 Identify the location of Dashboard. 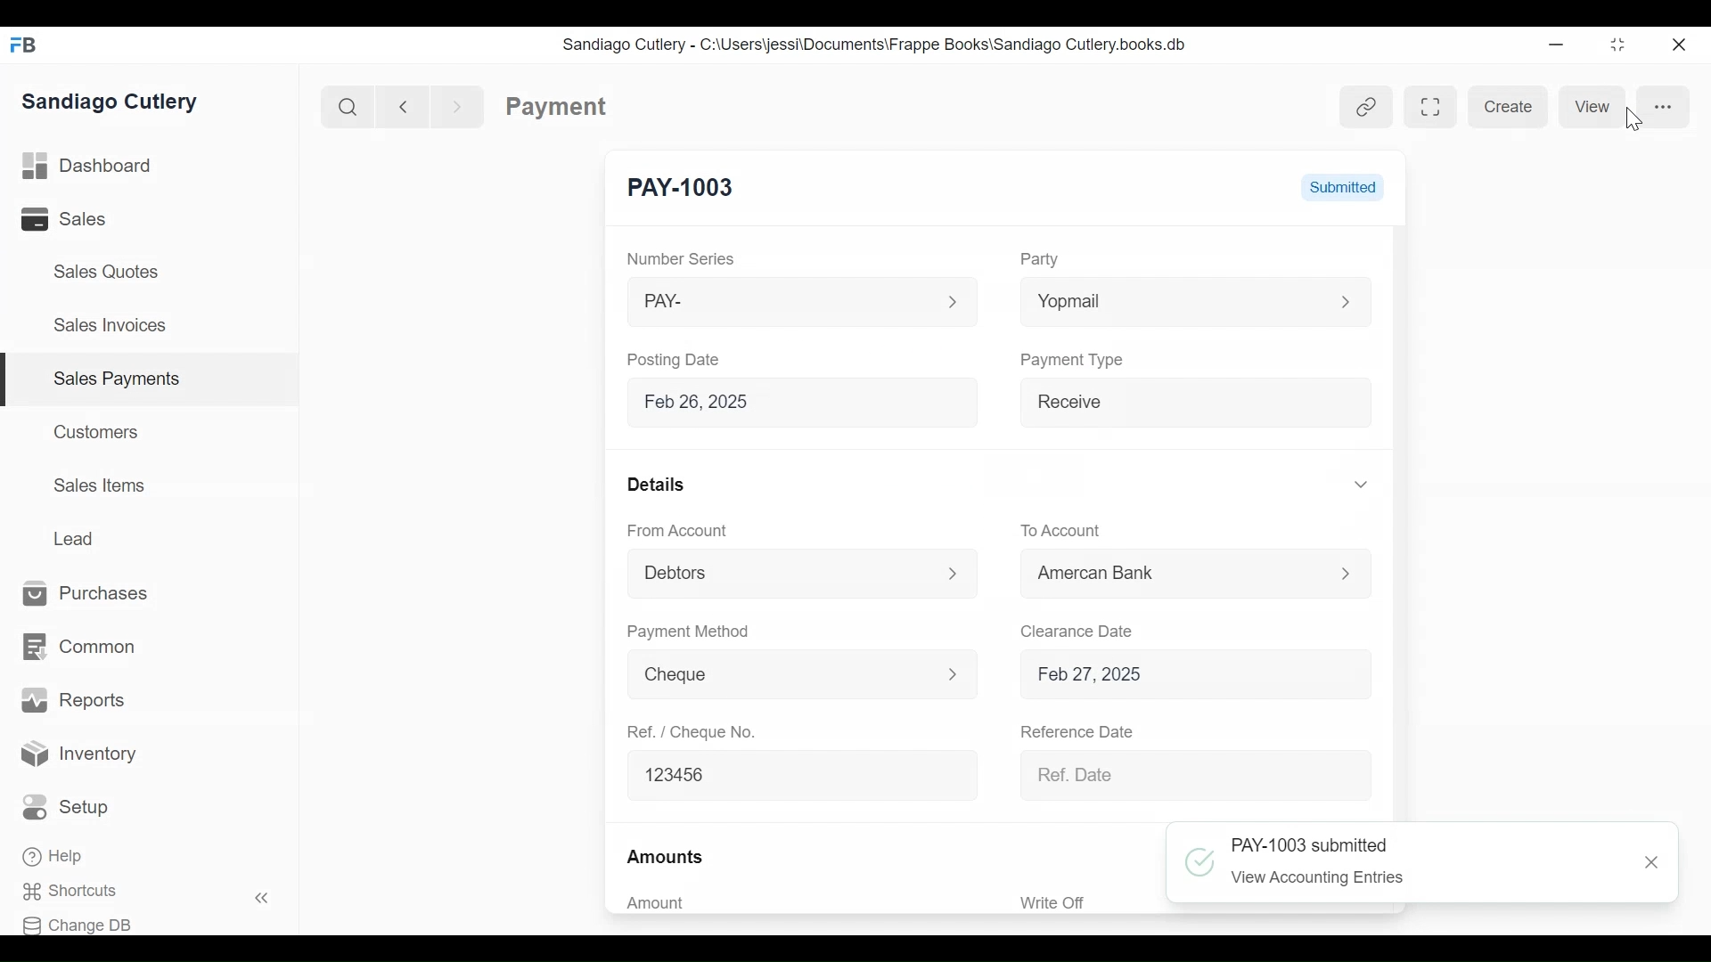
(81, 167).